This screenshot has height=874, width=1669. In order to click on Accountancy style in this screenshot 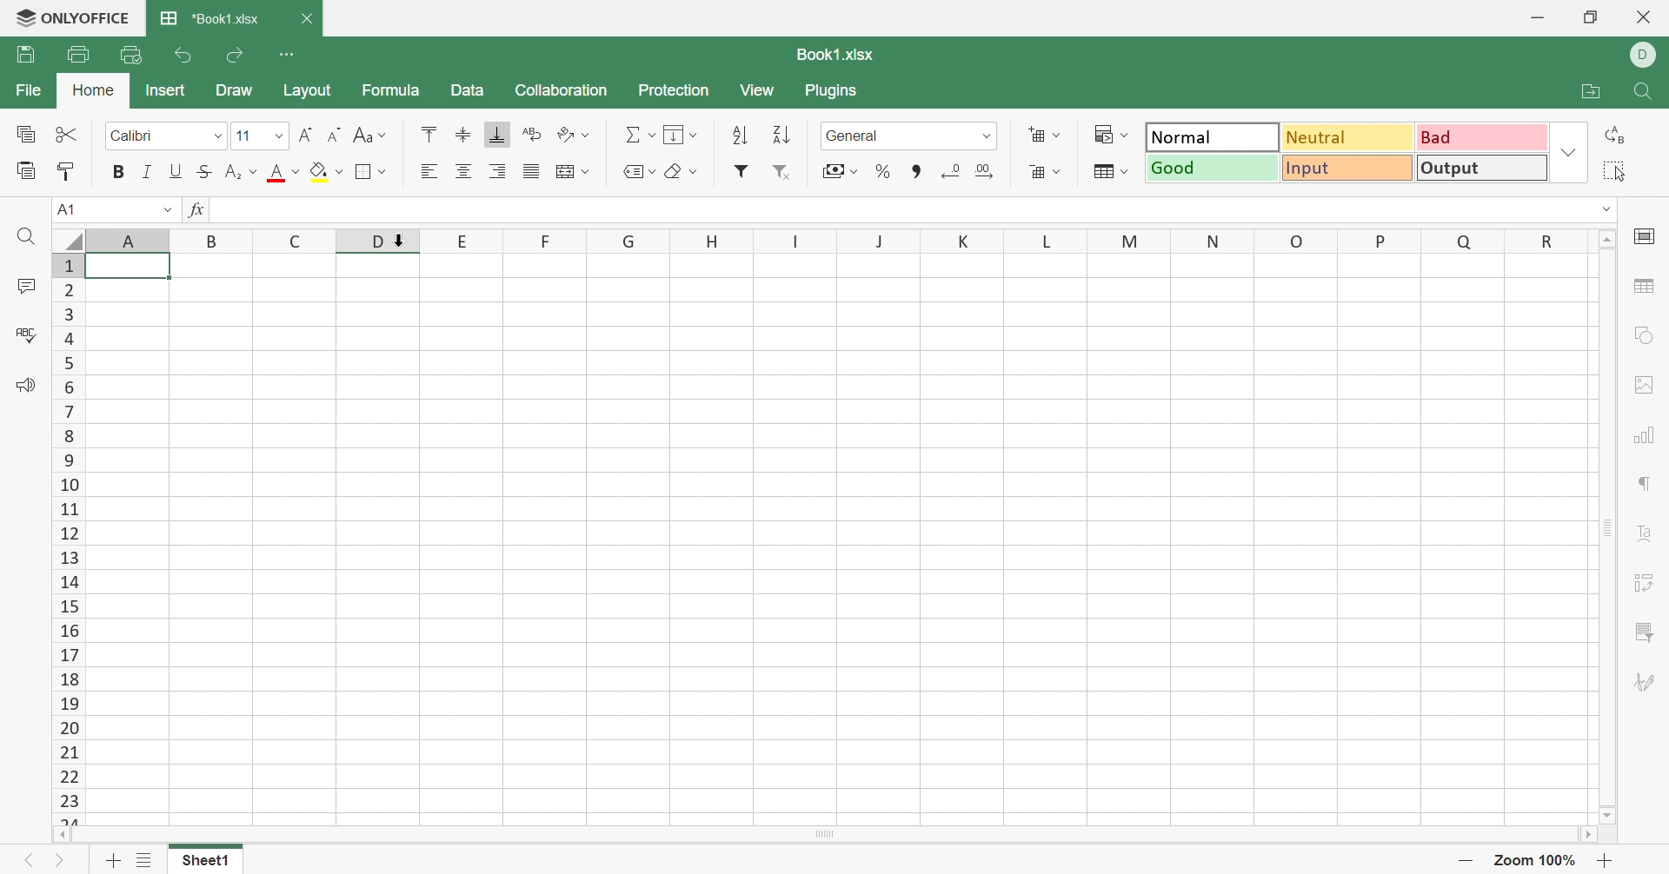, I will do `click(830, 169)`.